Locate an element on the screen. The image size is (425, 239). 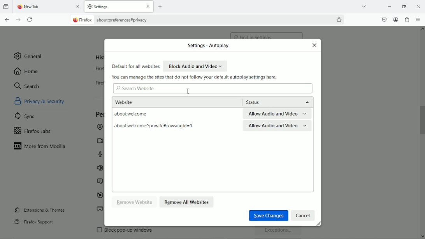
cancel is located at coordinates (303, 215).